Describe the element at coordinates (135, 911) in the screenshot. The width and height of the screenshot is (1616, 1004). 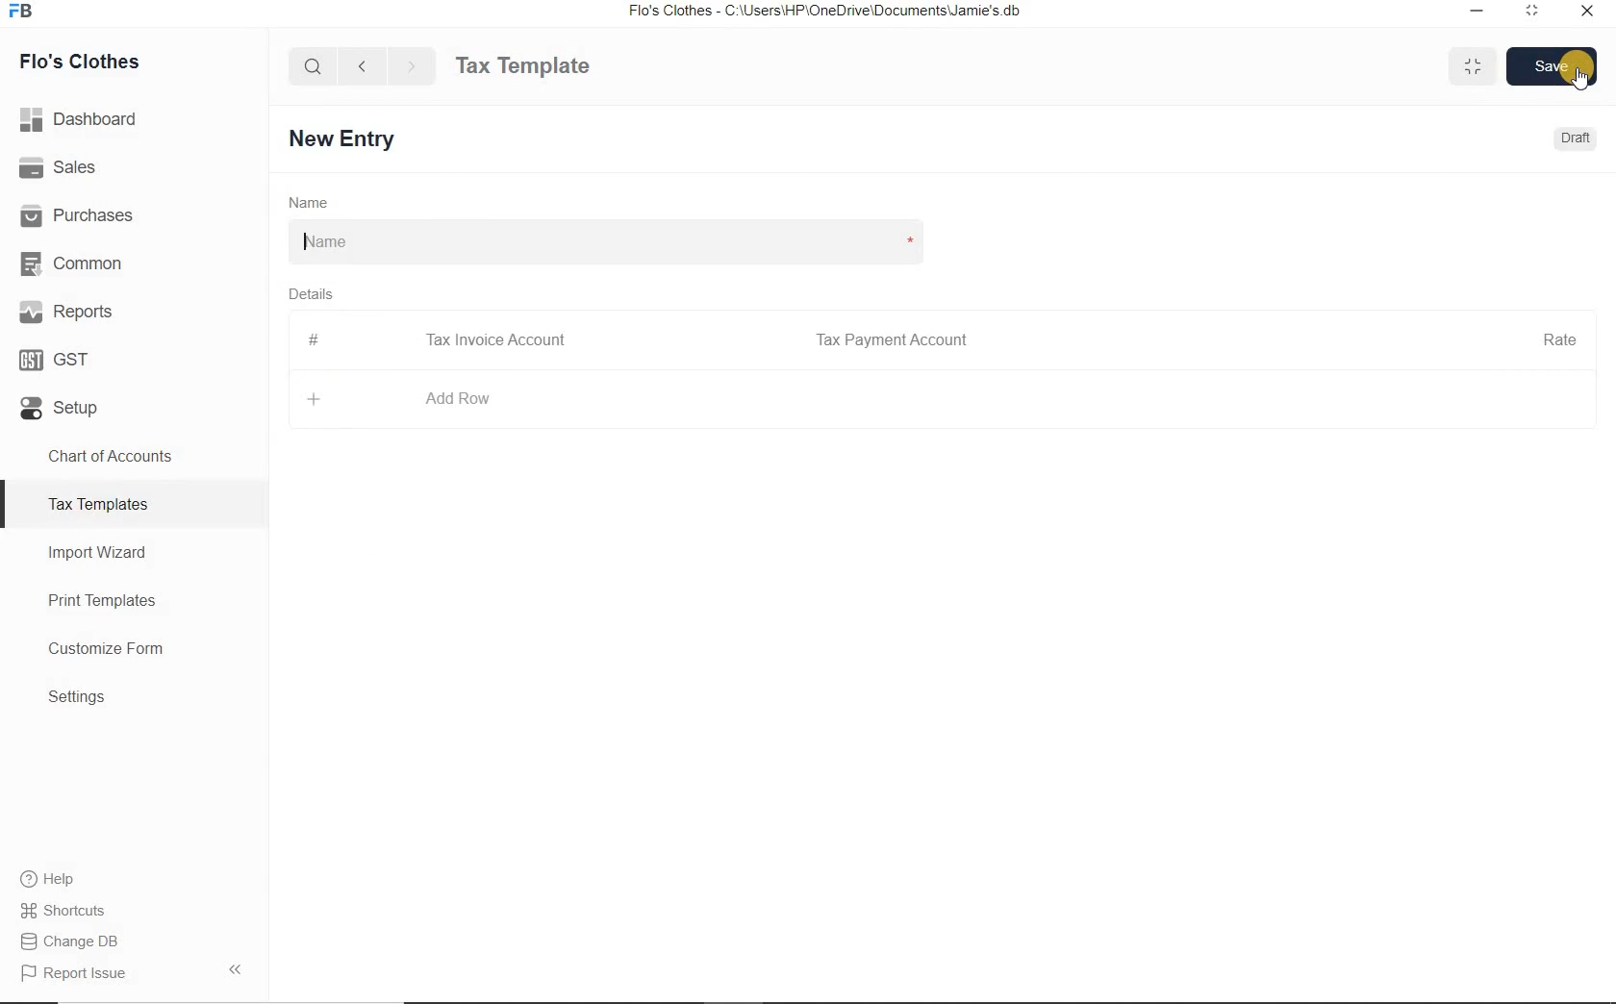
I see `Shortcuts` at that location.